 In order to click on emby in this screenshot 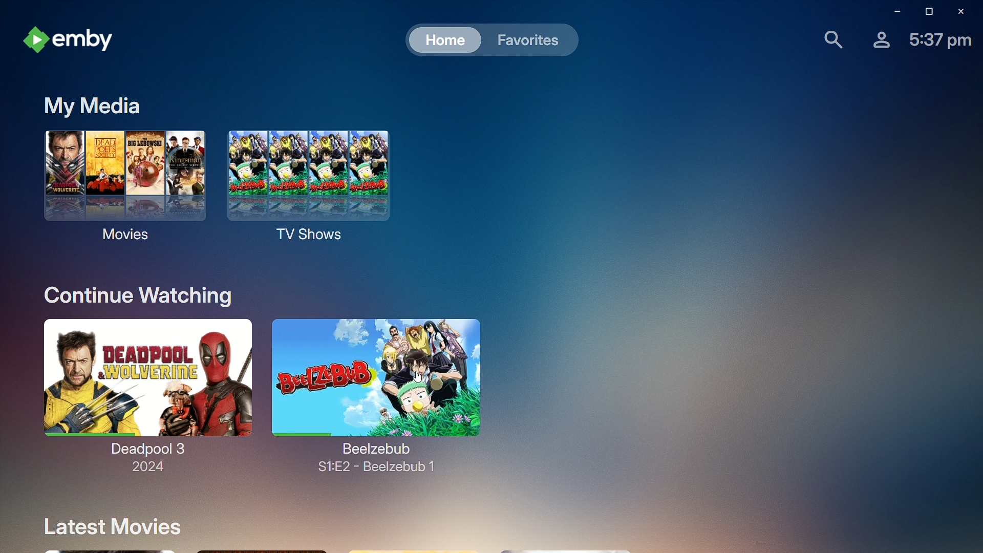, I will do `click(91, 42)`.